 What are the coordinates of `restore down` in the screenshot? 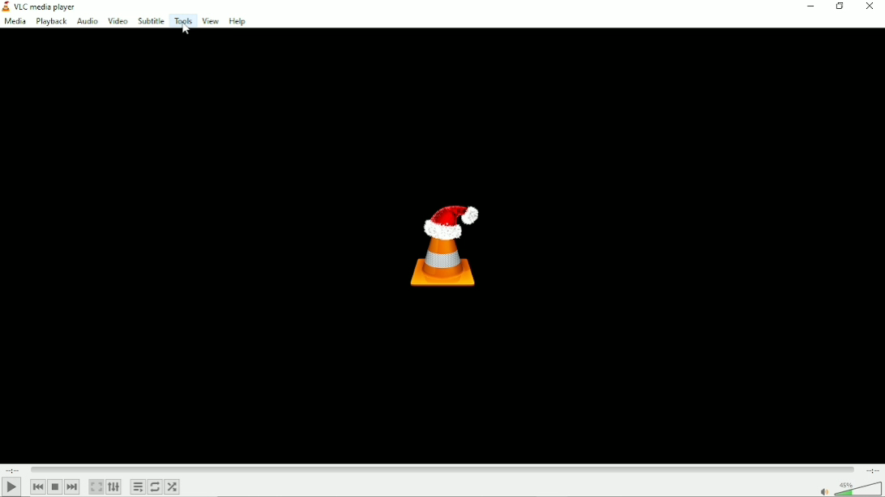 It's located at (840, 7).